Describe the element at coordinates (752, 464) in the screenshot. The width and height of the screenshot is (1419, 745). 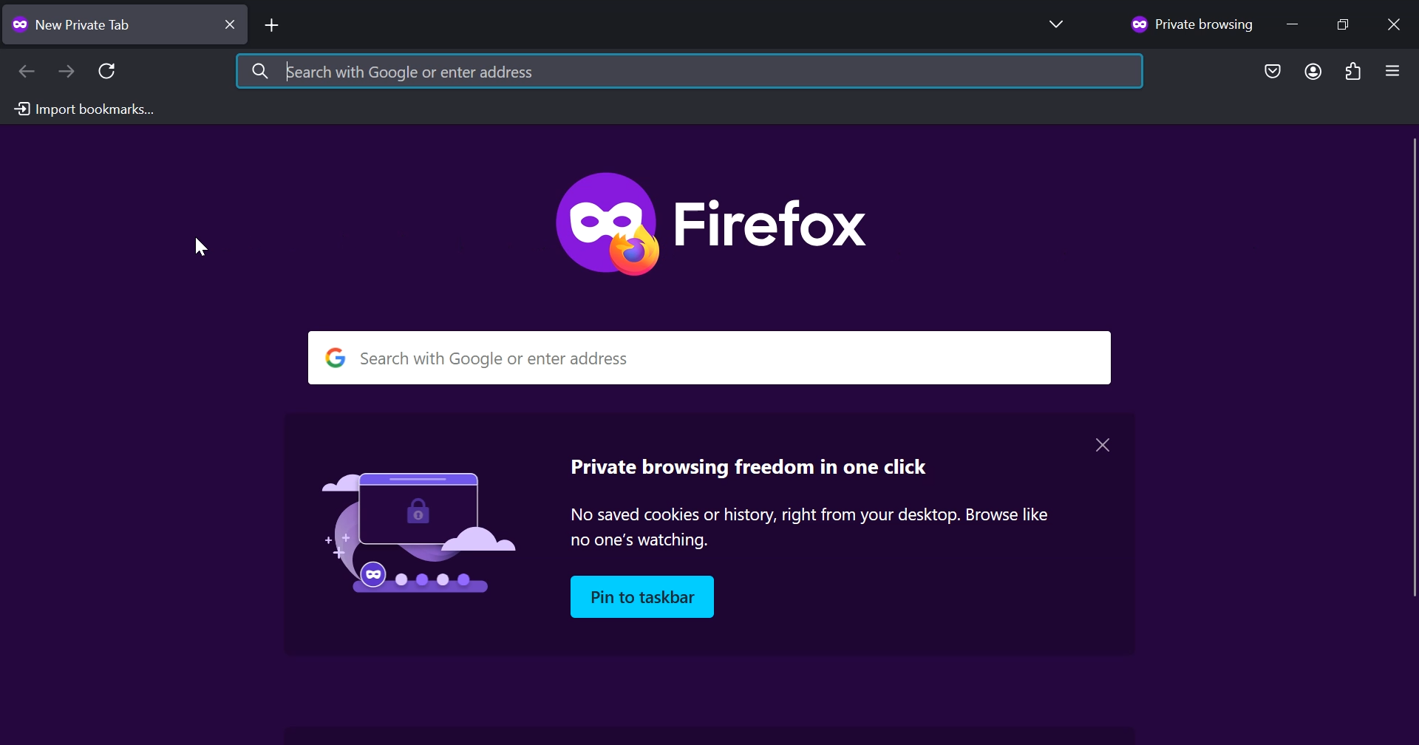
I see `private browsing freedom in one click` at that location.